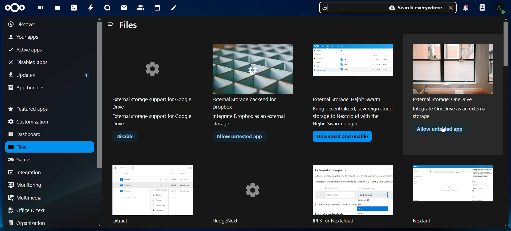  Describe the element at coordinates (501, 8) in the screenshot. I see `view profile` at that location.